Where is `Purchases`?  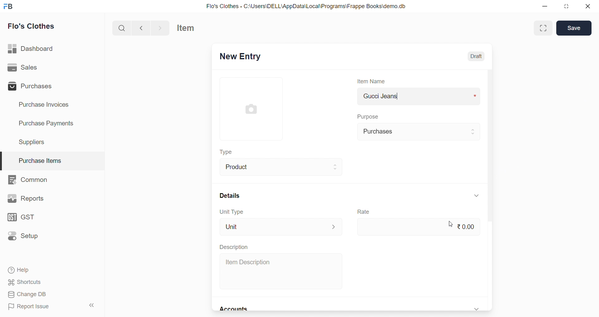
Purchases is located at coordinates (32, 86).